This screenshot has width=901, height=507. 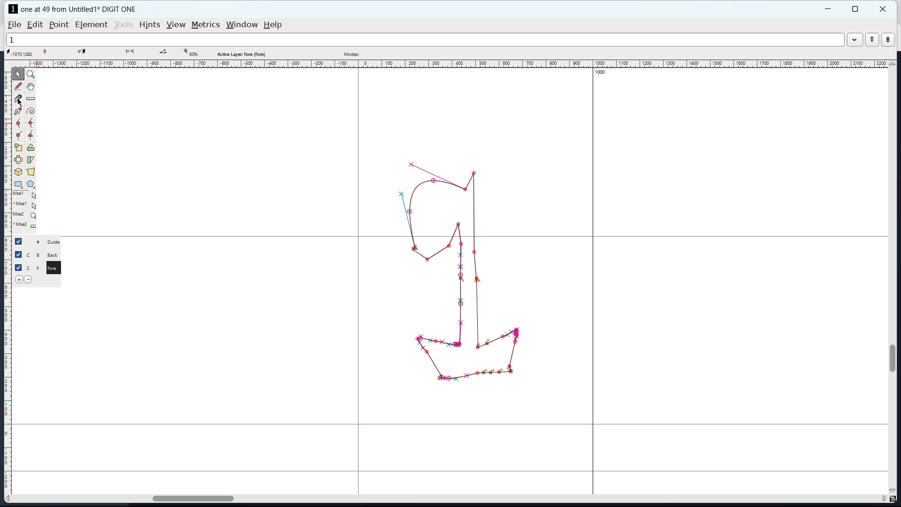 I want to click on vertical ruler, so click(x=8, y=283).